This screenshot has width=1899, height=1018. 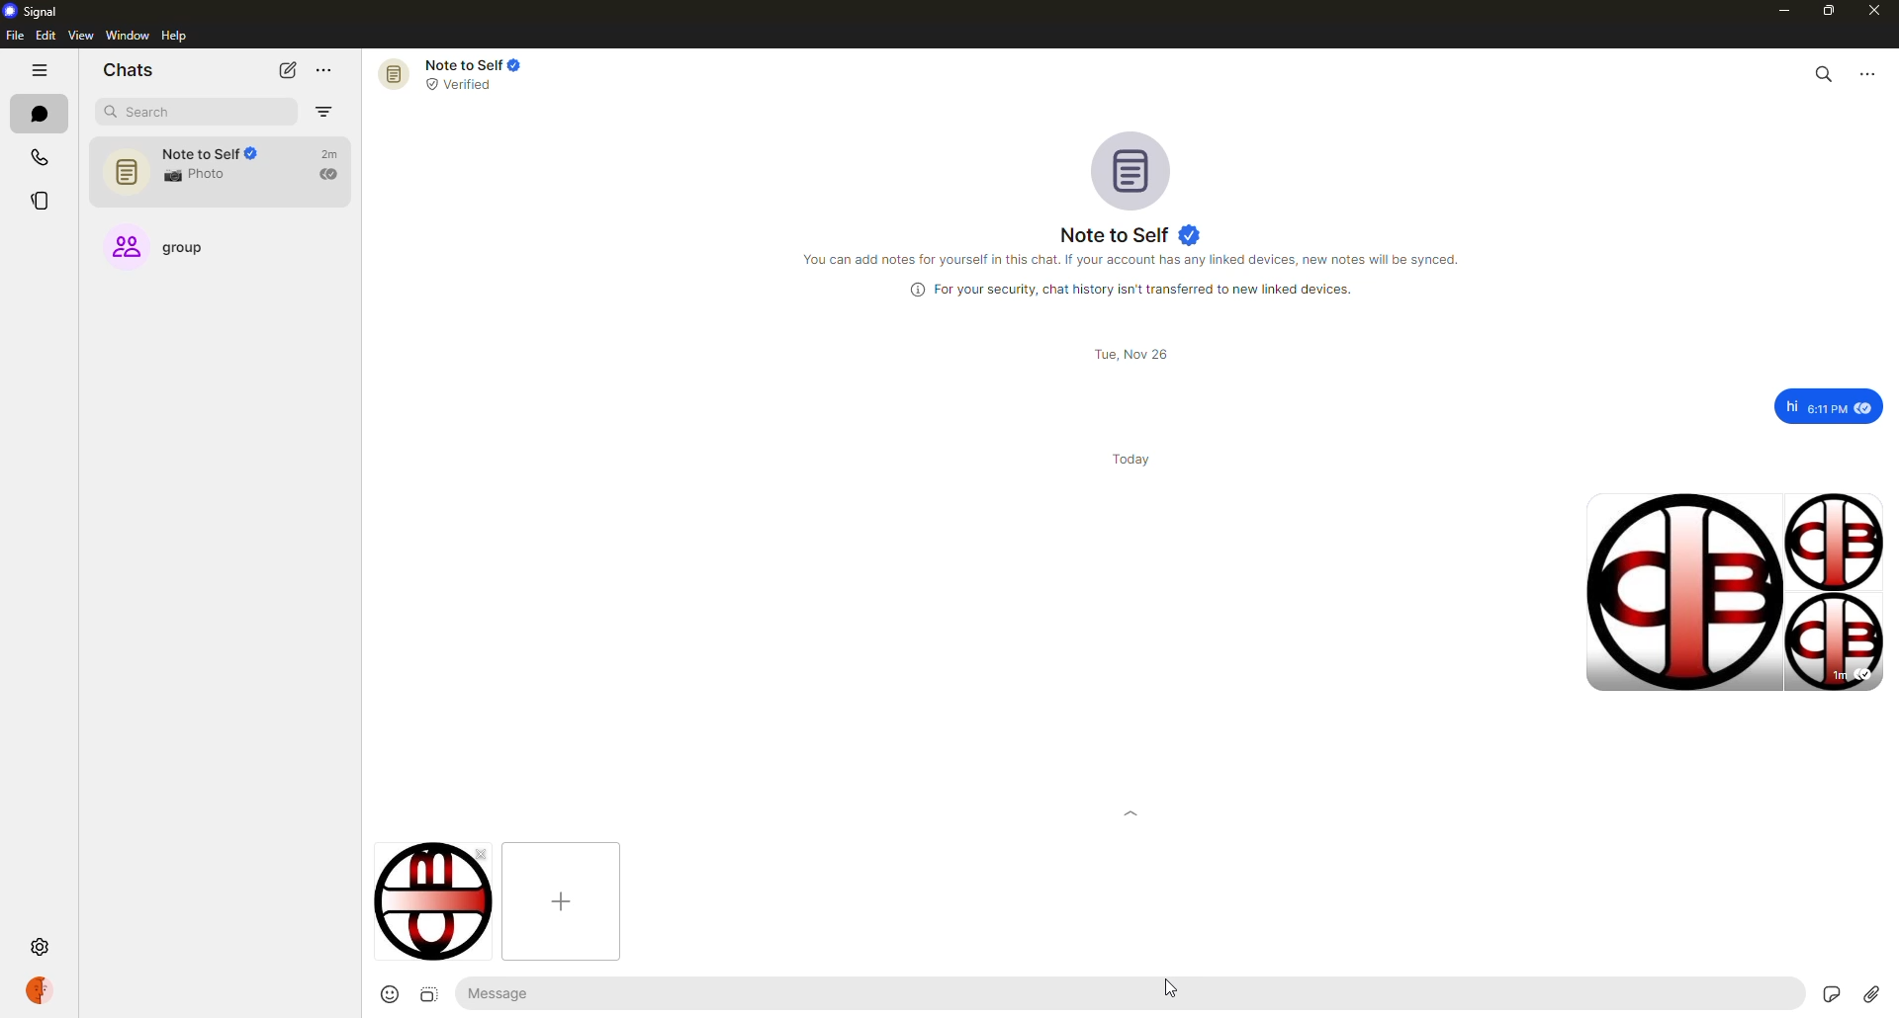 What do you see at coordinates (1128, 354) in the screenshot?
I see `date` at bounding box center [1128, 354].